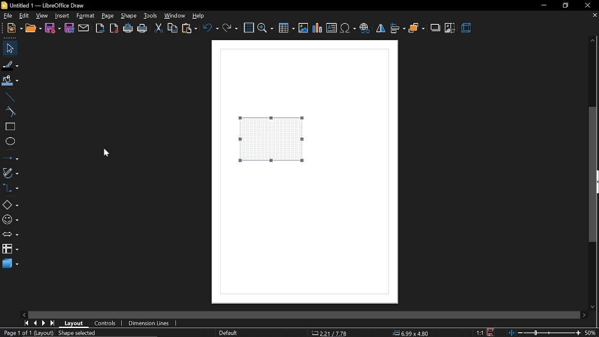 The image size is (599, 337). I want to click on fill line, so click(10, 64).